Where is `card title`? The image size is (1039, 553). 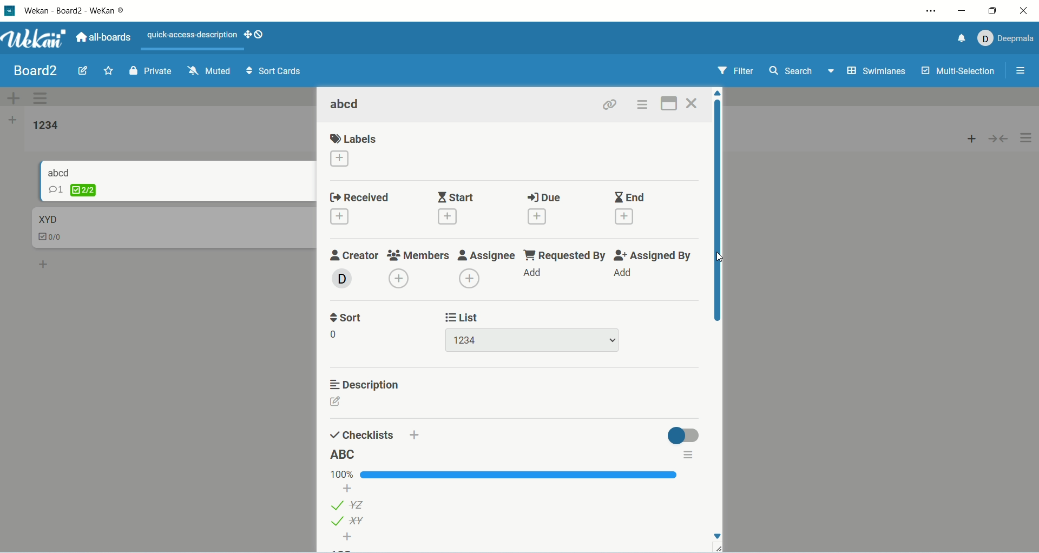
card title is located at coordinates (347, 106).